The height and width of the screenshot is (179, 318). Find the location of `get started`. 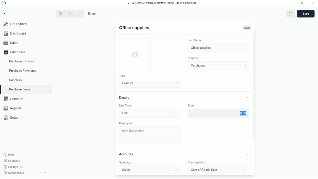

get started is located at coordinates (15, 24).